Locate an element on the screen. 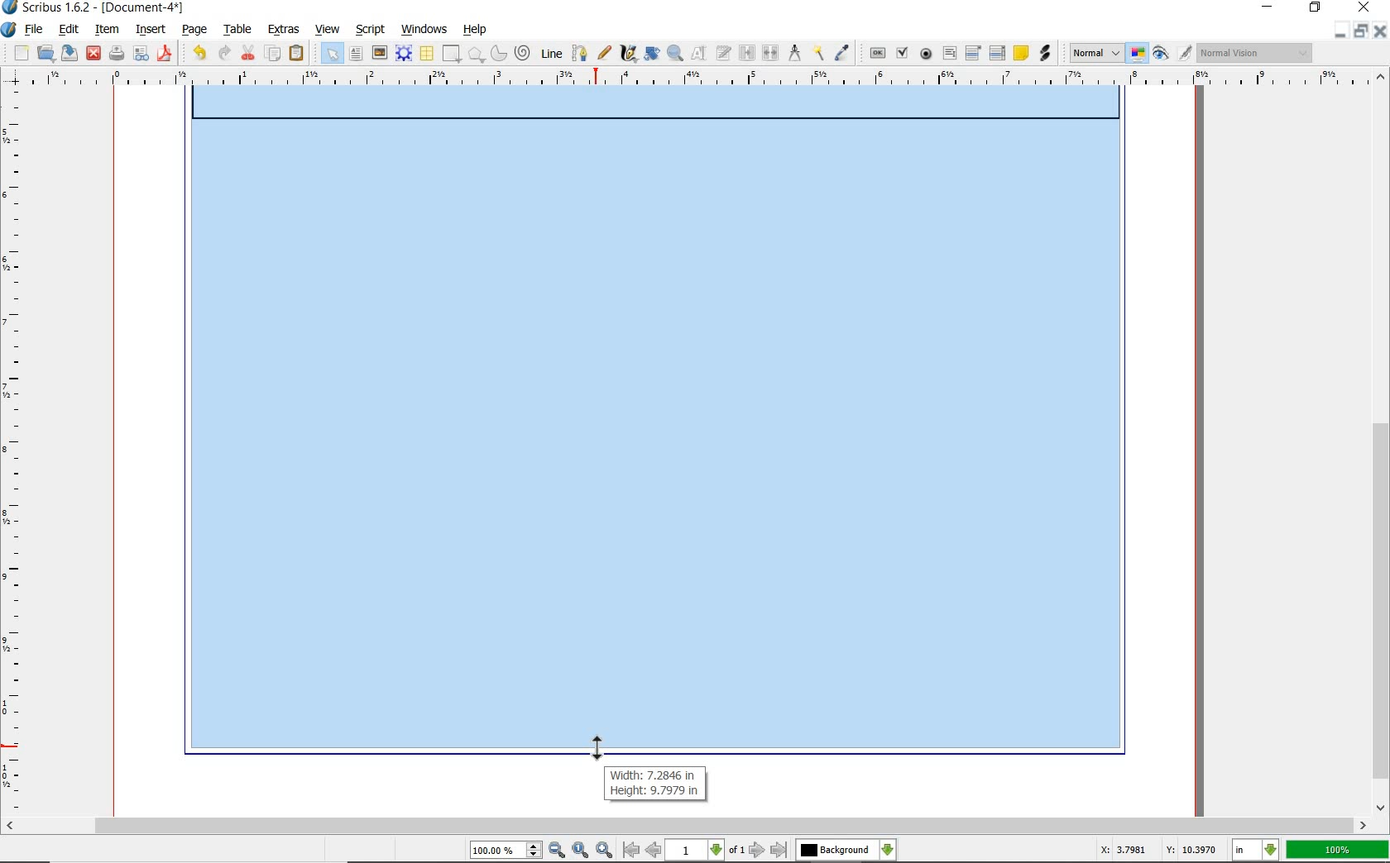 This screenshot has width=1390, height=863. restore is located at coordinates (1315, 9).